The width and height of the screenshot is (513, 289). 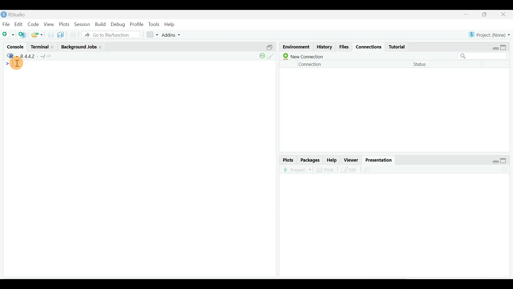 I want to click on minimize, so click(x=468, y=14).